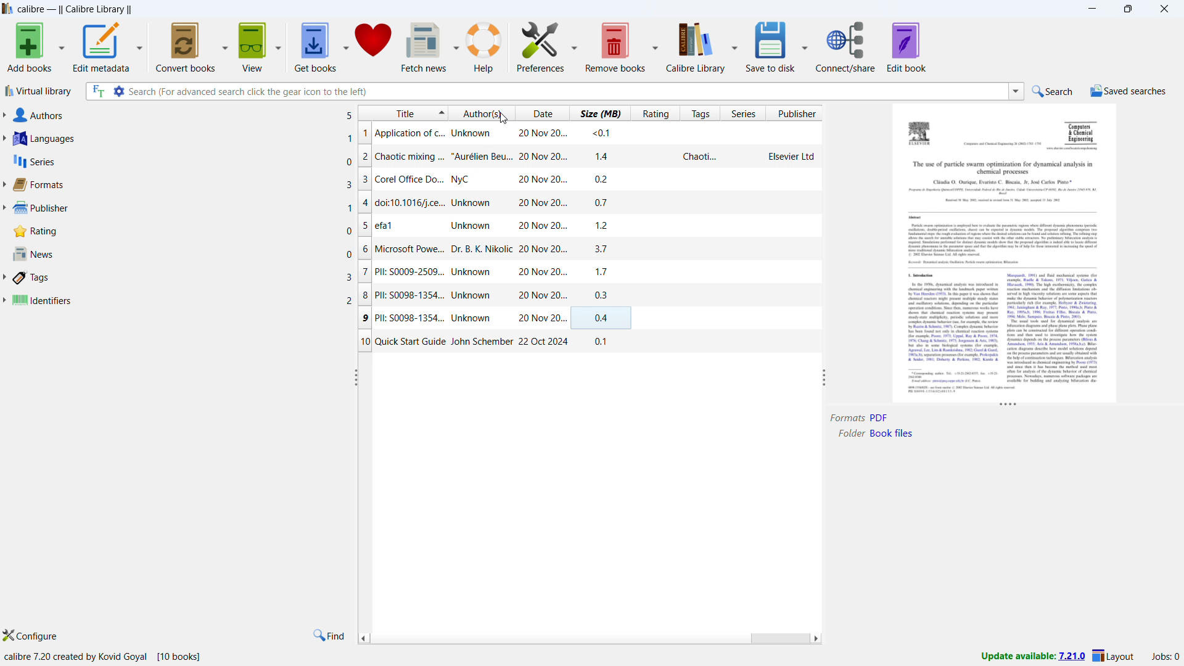 The image size is (1184, 666). Describe the element at coordinates (896, 434) in the screenshot. I see `Book Files` at that location.